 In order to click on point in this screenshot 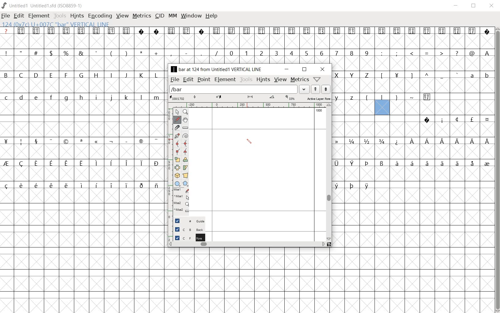, I will do `click(204, 79)`.